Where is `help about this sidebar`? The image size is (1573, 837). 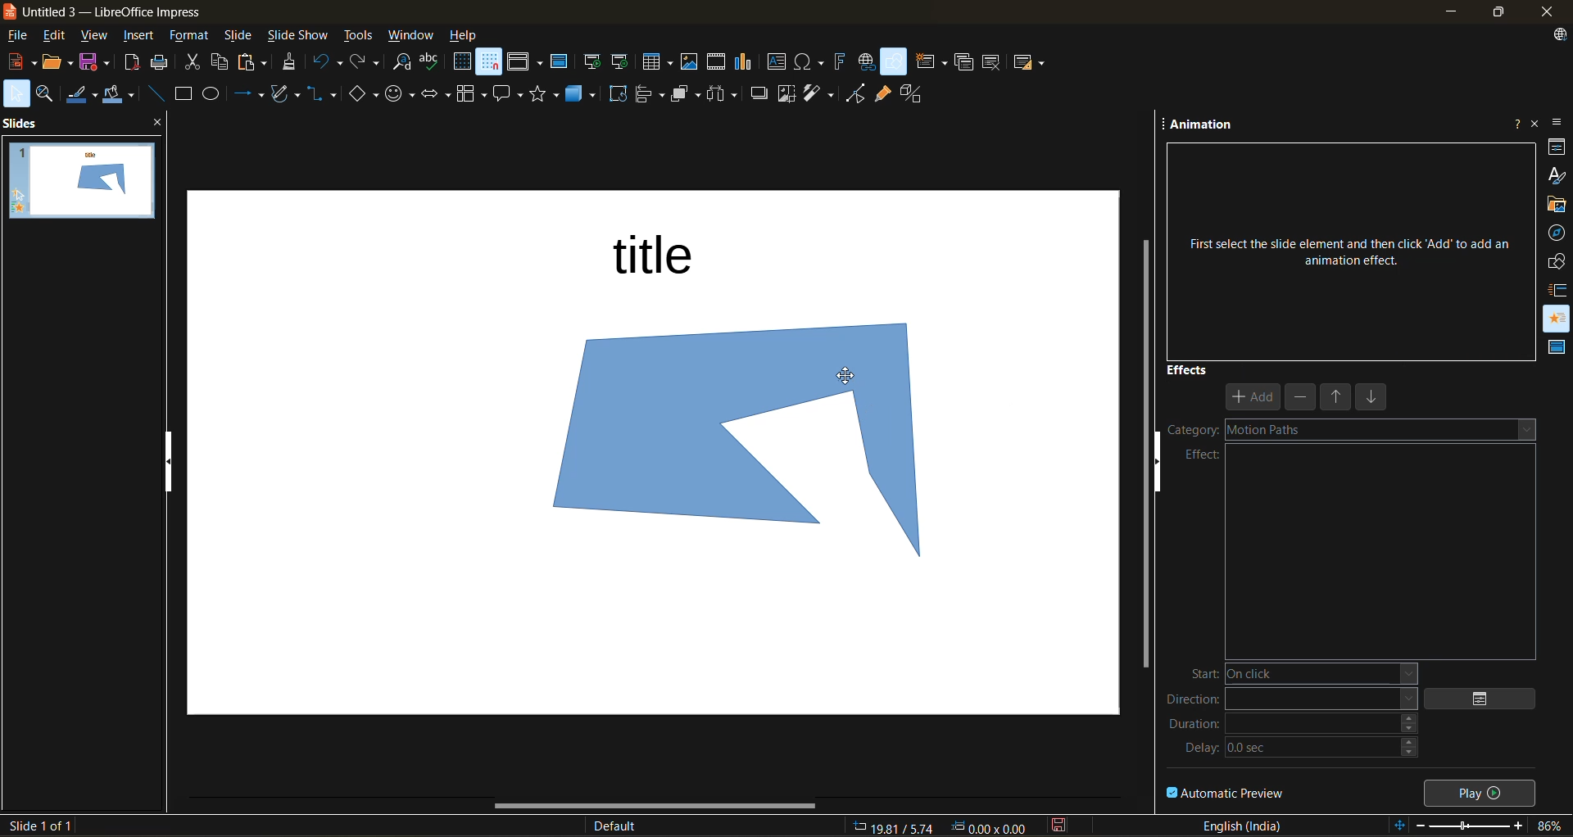
help about this sidebar is located at coordinates (1512, 122).